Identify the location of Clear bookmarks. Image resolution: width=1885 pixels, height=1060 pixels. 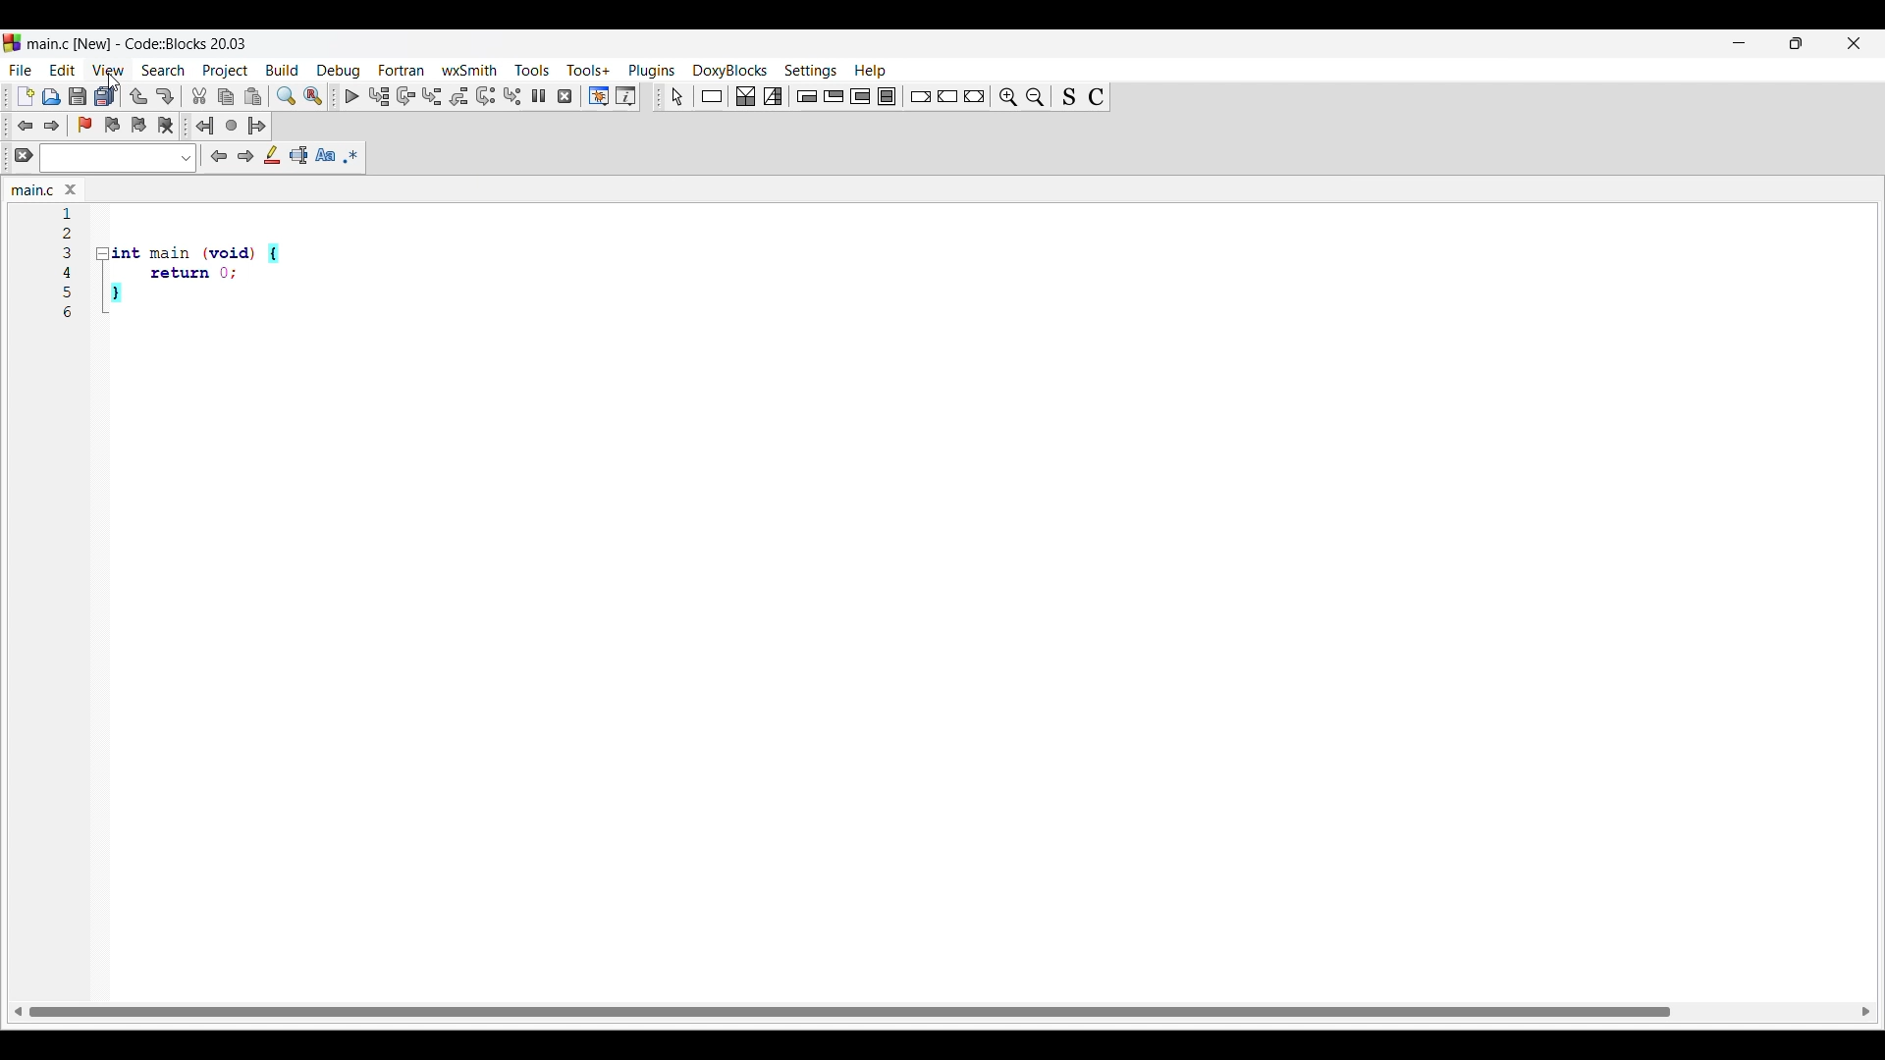
(166, 125).